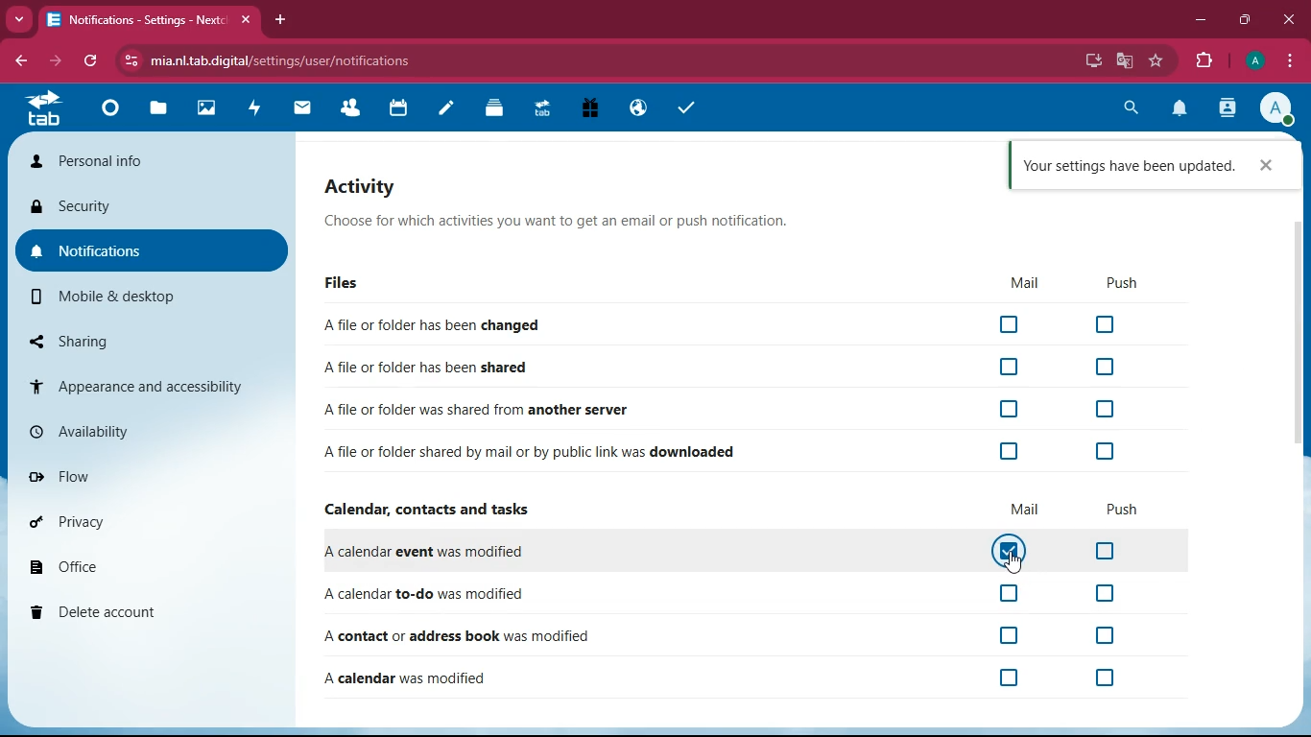  I want to click on A file or folder has been changed, so click(728, 324).